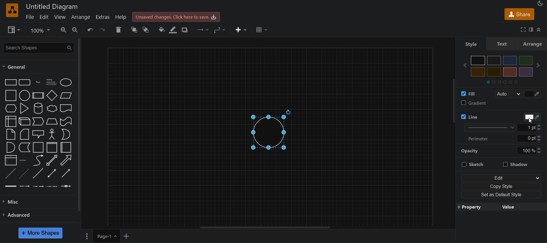  I want to click on style, so click(468, 43).